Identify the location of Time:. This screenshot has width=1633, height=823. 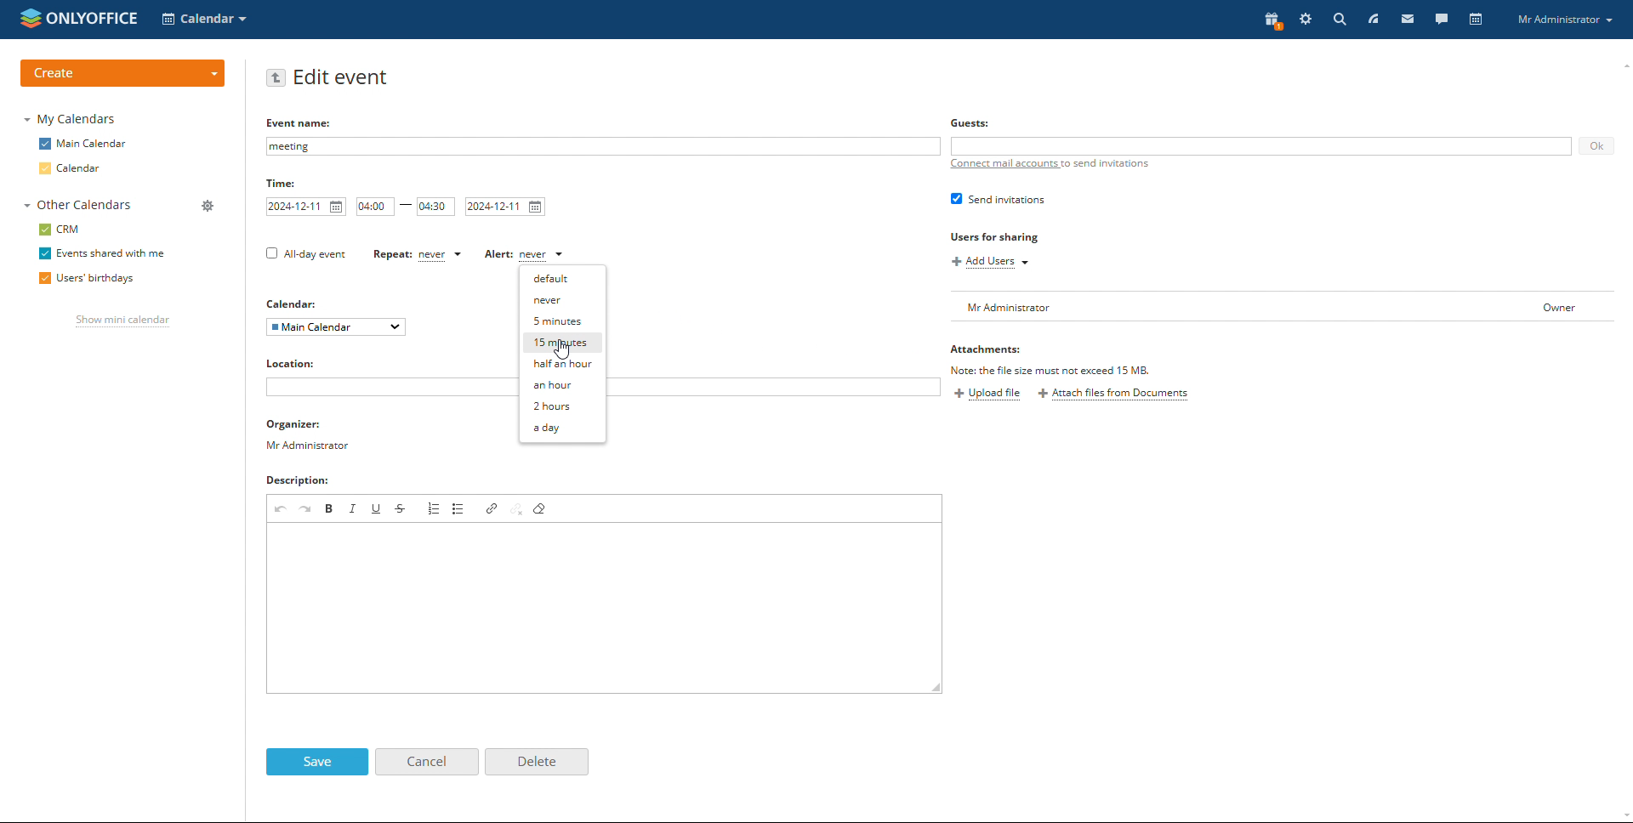
(282, 184).